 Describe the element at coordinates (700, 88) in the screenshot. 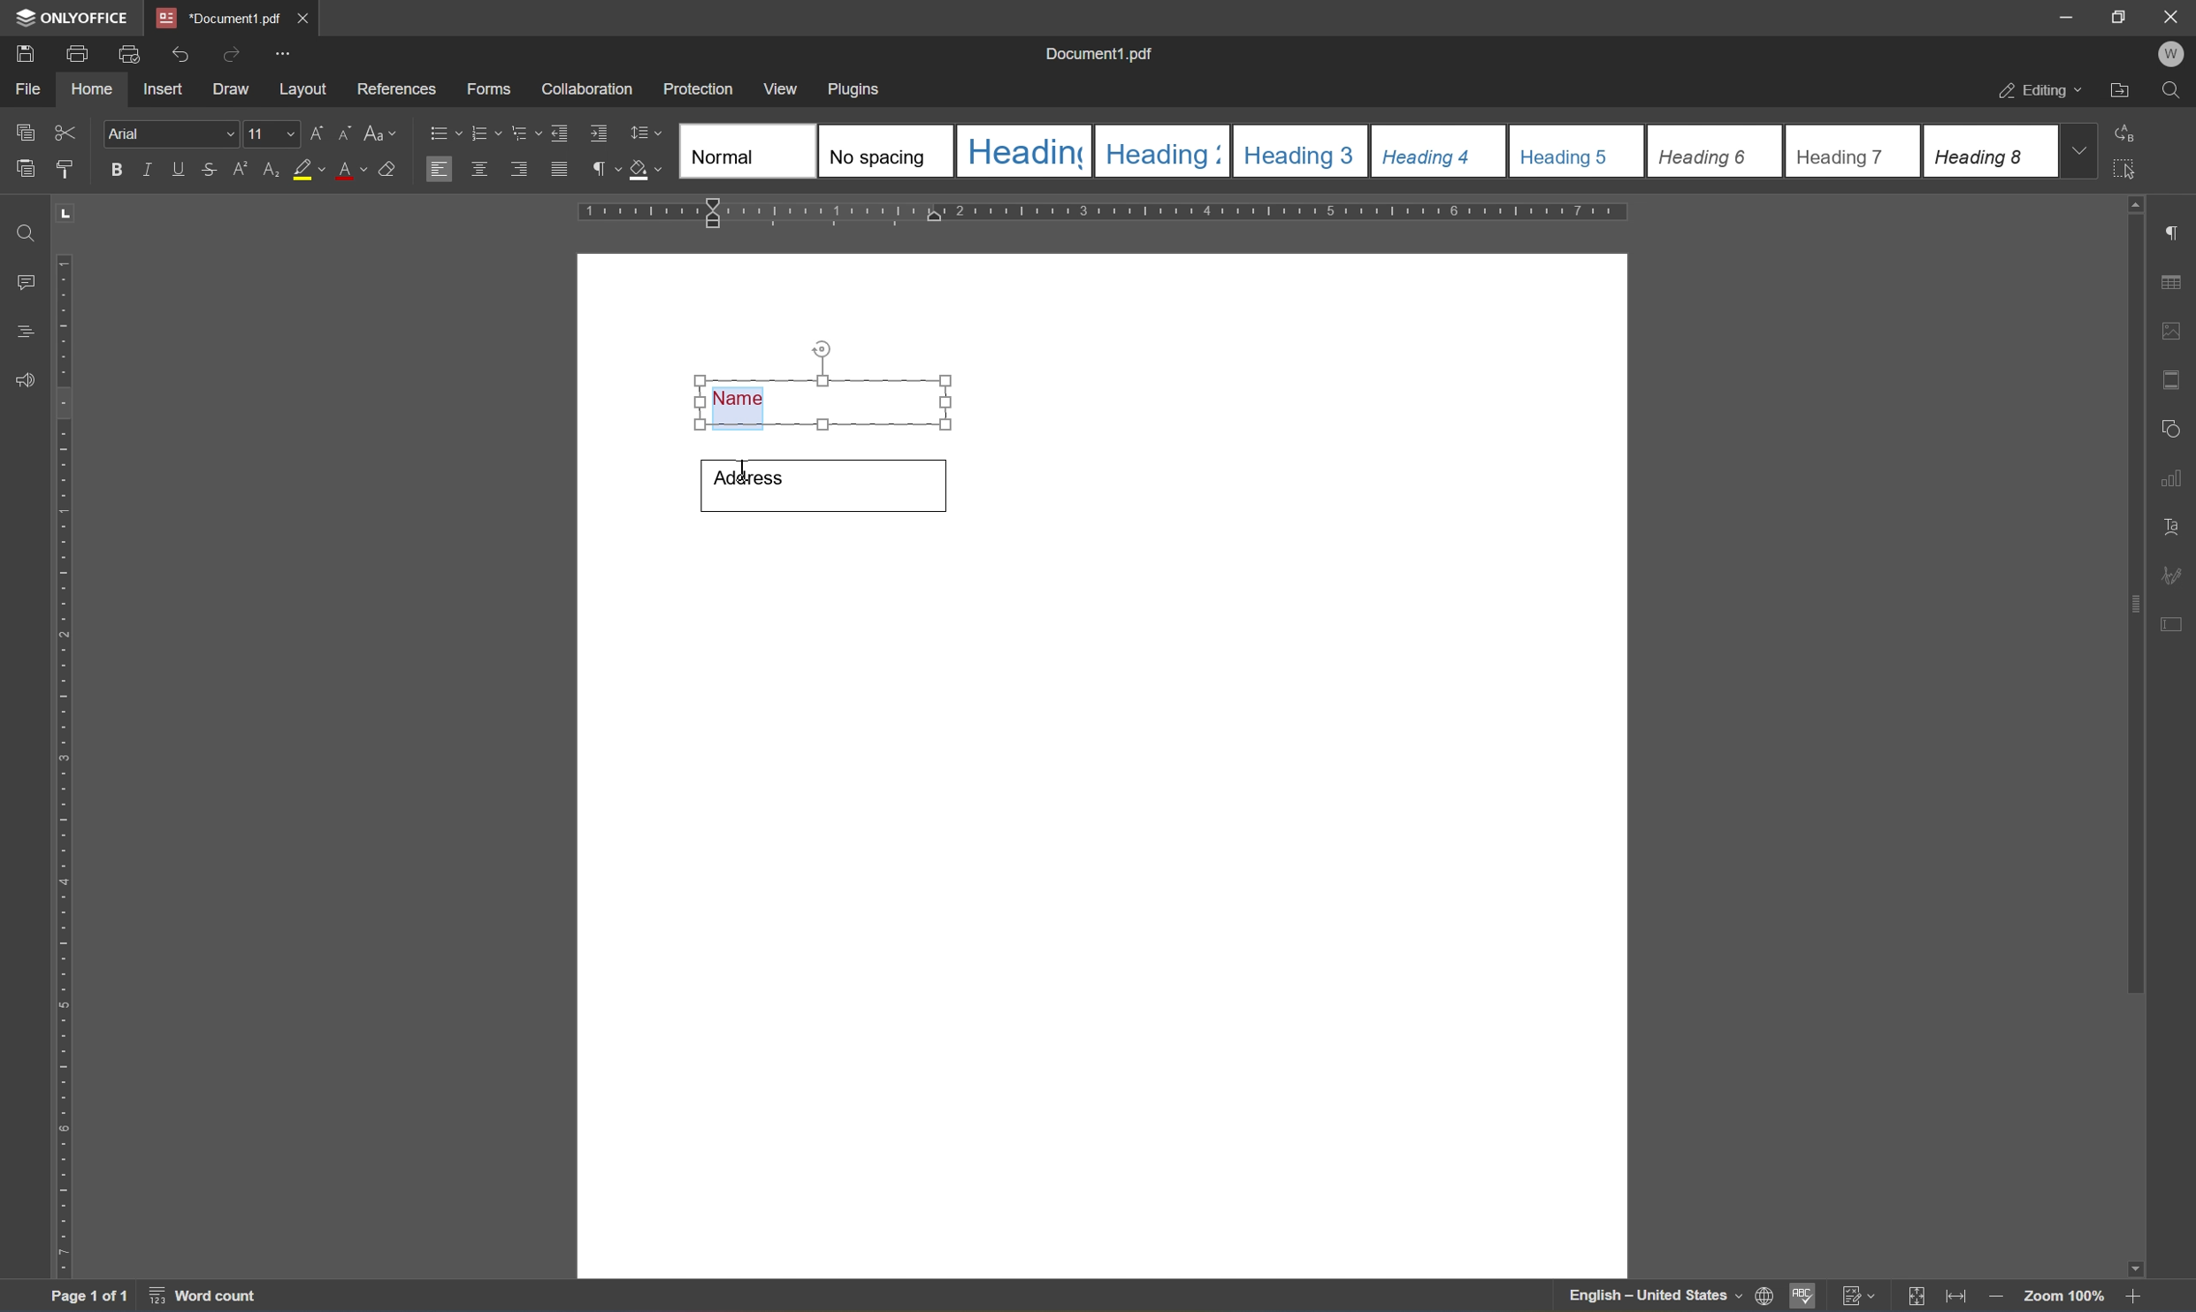

I see `protection` at that location.